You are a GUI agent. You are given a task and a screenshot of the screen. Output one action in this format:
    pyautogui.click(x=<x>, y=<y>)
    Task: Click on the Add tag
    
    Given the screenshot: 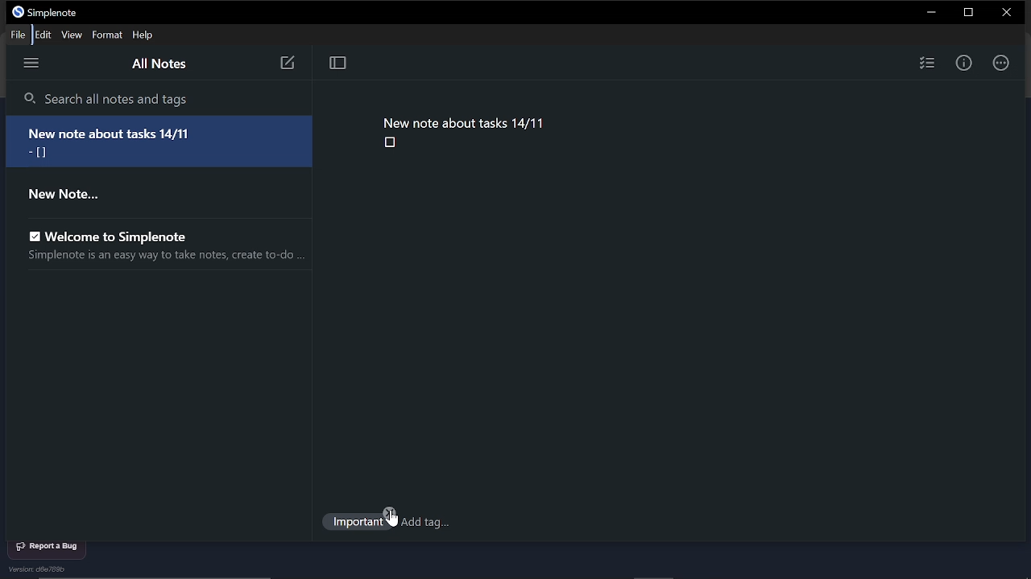 What is the action you would take?
    pyautogui.click(x=429, y=524)
    